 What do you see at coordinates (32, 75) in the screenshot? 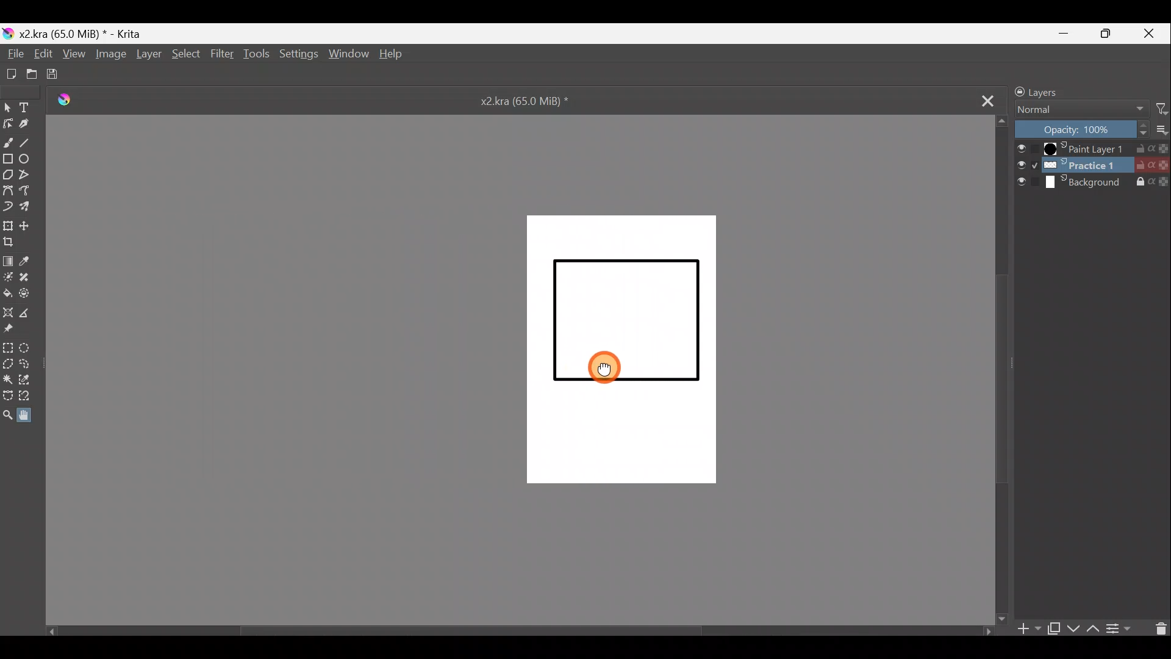
I see `Open existing document` at bounding box center [32, 75].